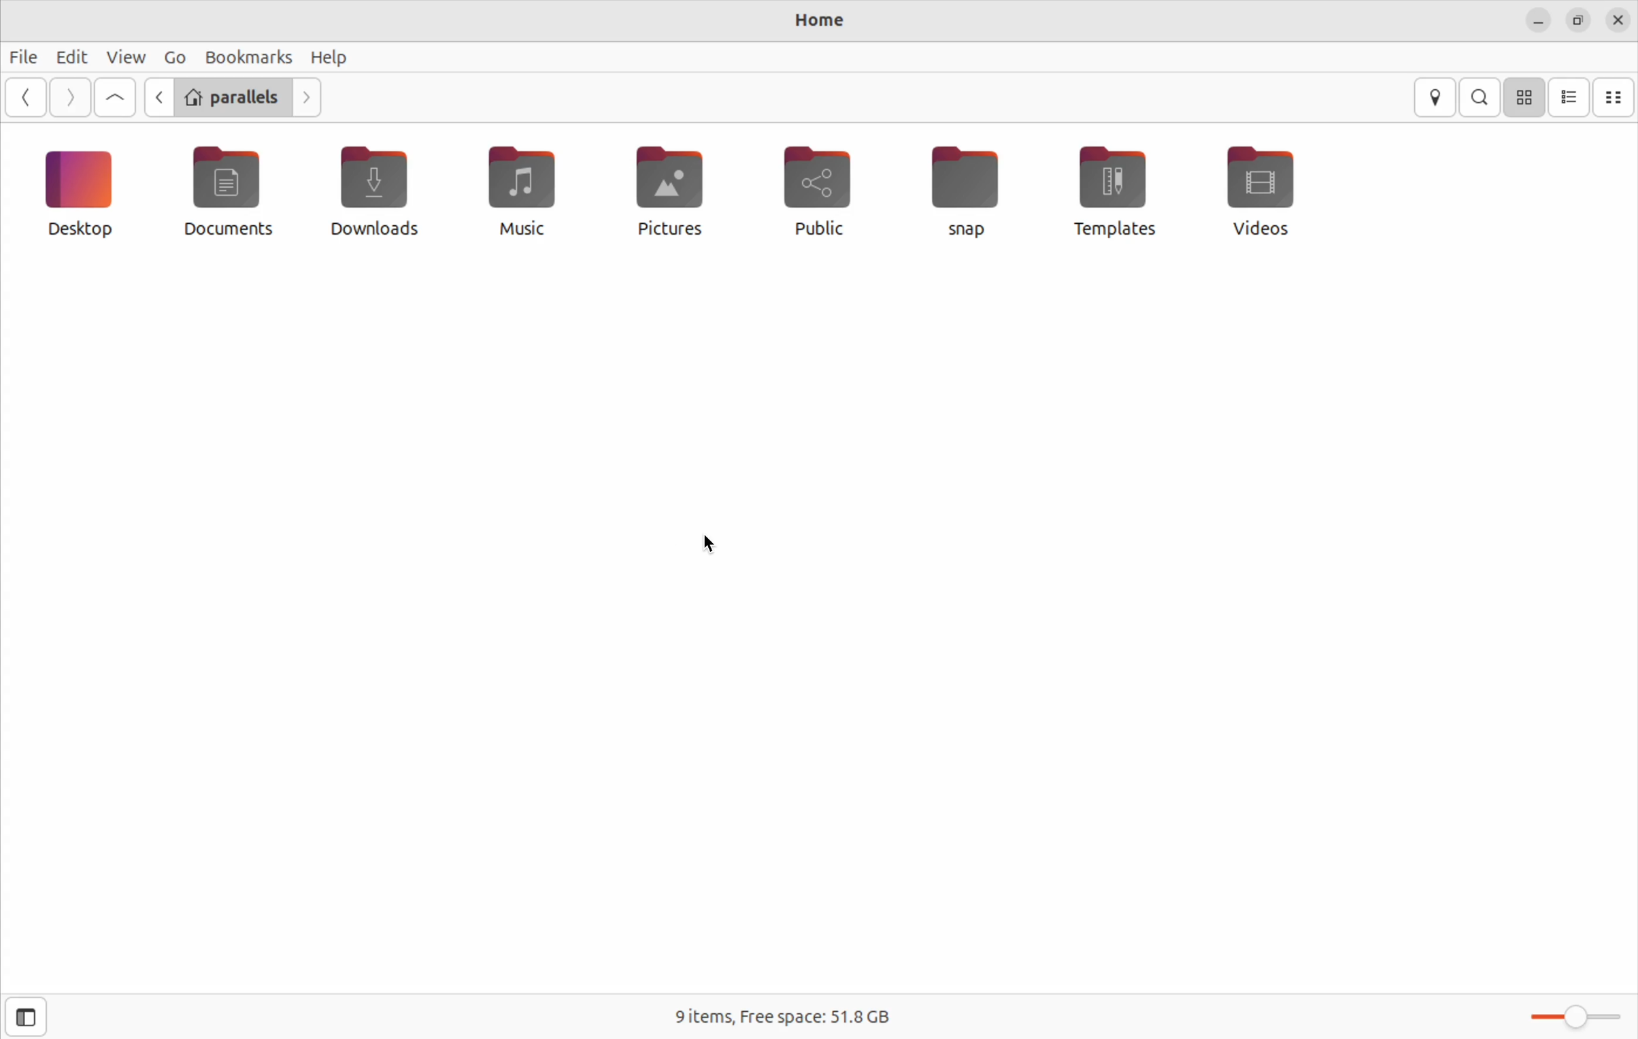 This screenshot has height=1039, width=1638. What do you see at coordinates (27, 1017) in the screenshot?
I see `open side bar` at bounding box center [27, 1017].